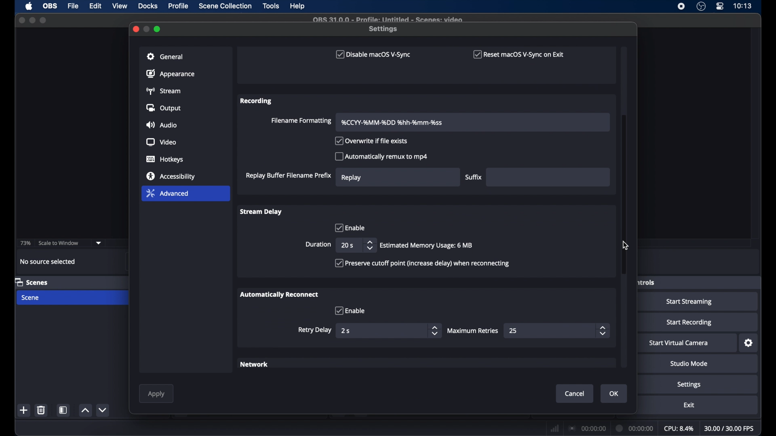 Image resolution: width=776 pixels, height=436 pixels. Describe the element at coordinates (32, 282) in the screenshot. I see `scenes` at that location.